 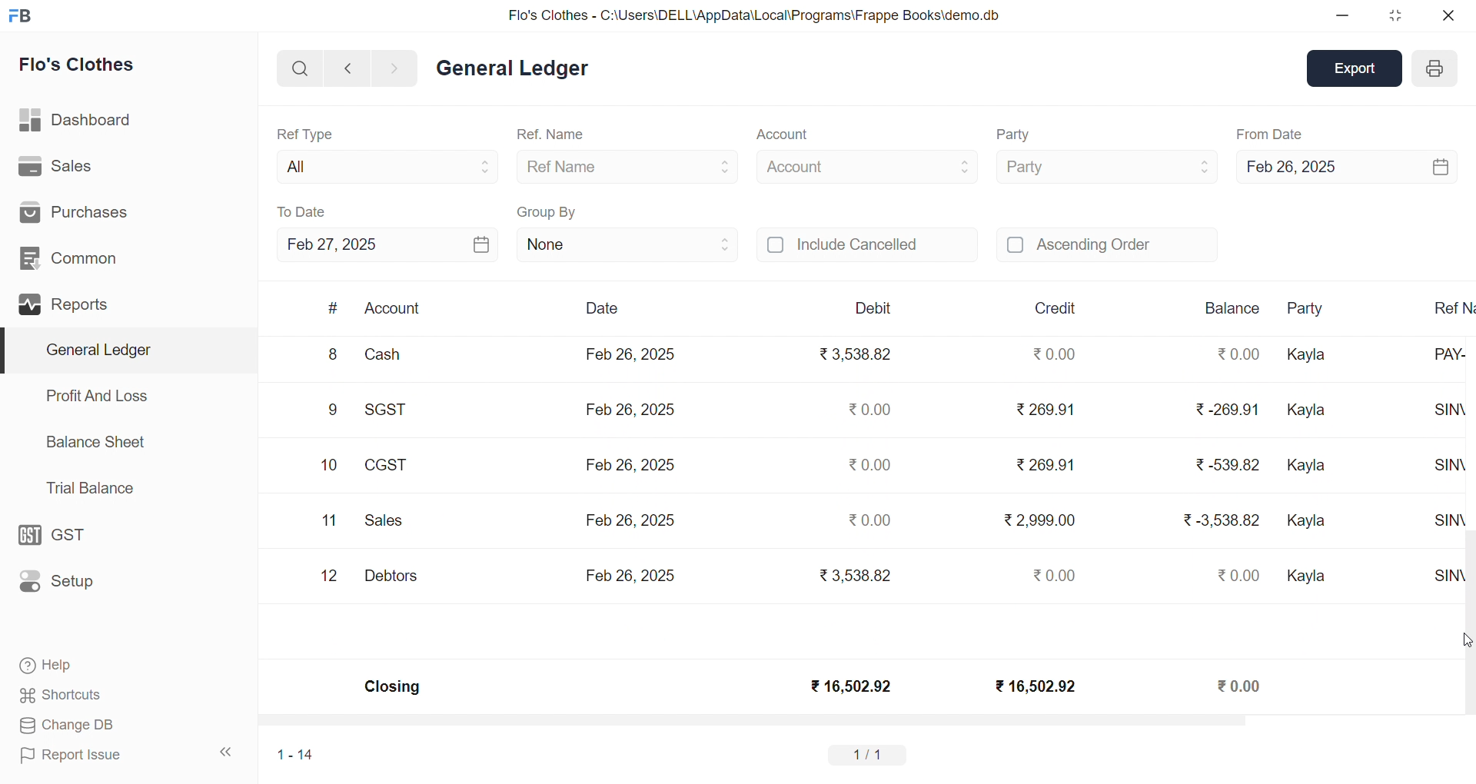 I want to click on SEARCH, so click(x=298, y=67).